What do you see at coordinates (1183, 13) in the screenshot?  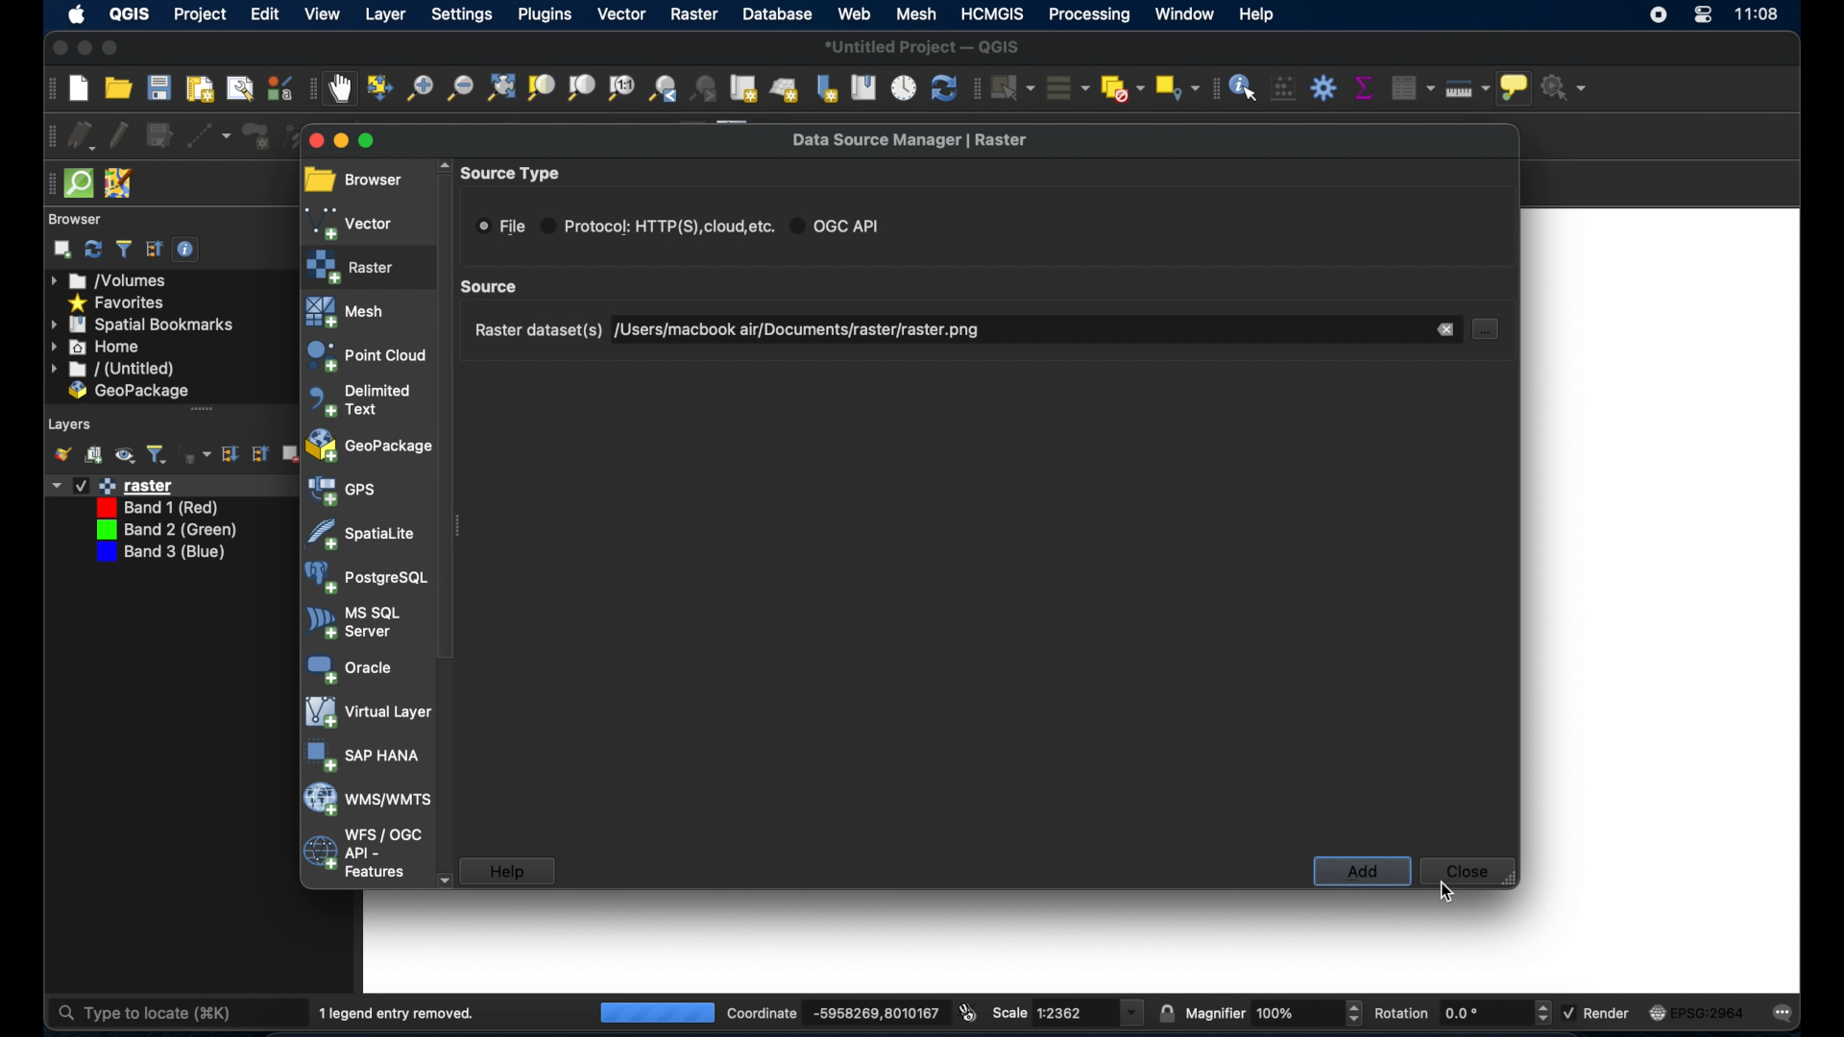 I see `window` at bounding box center [1183, 13].